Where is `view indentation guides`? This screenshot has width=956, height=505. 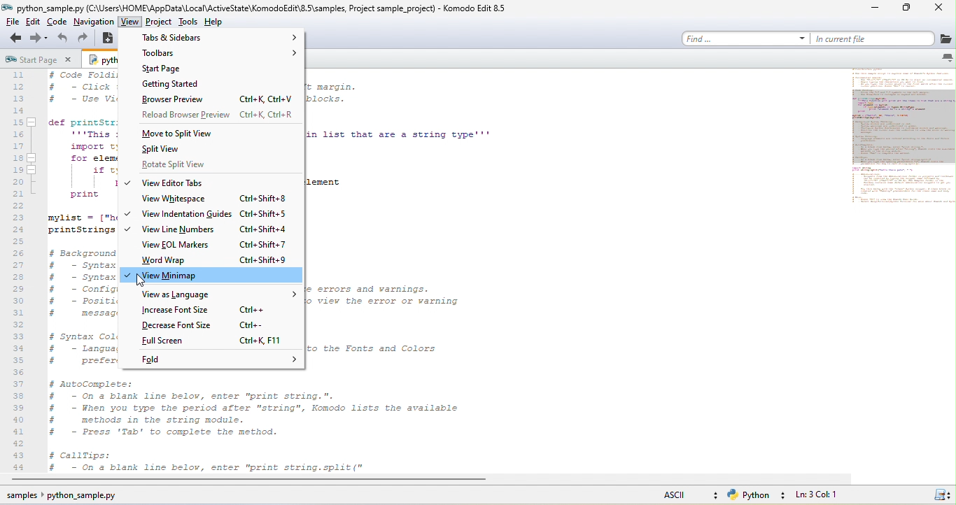 view indentation guides is located at coordinates (206, 214).